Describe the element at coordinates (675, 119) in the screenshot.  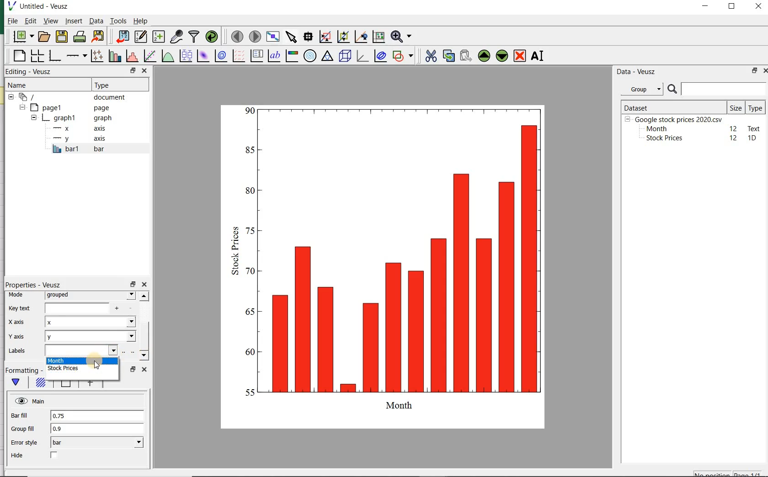
I see `Google stock prices 2020.csv` at that location.